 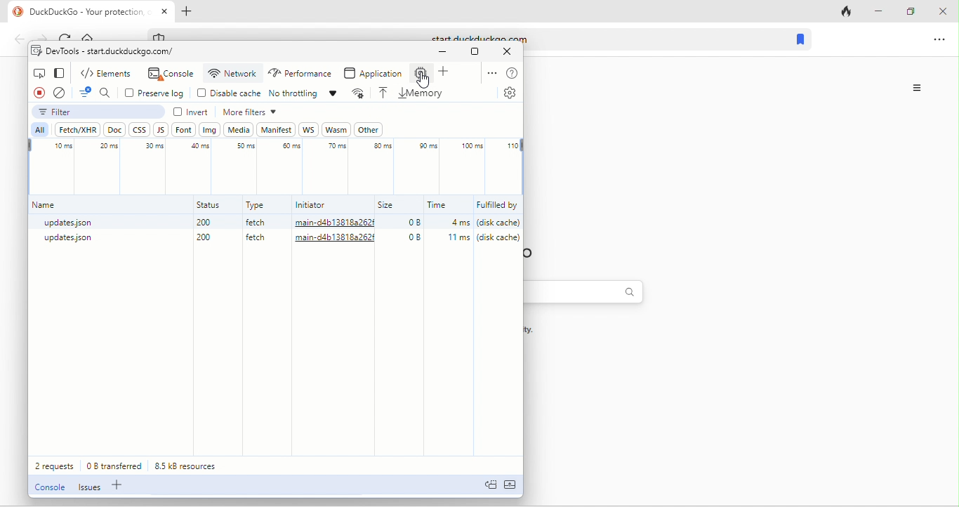 What do you see at coordinates (110, 52) in the screenshot?
I see `dev tools` at bounding box center [110, 52].